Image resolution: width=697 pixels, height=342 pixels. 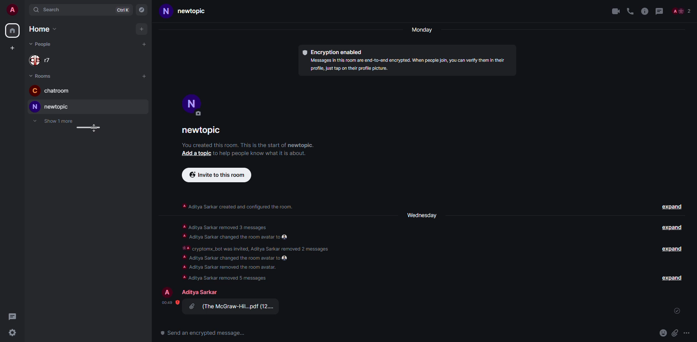 I want to click on threads, so click(x=661, y=11).